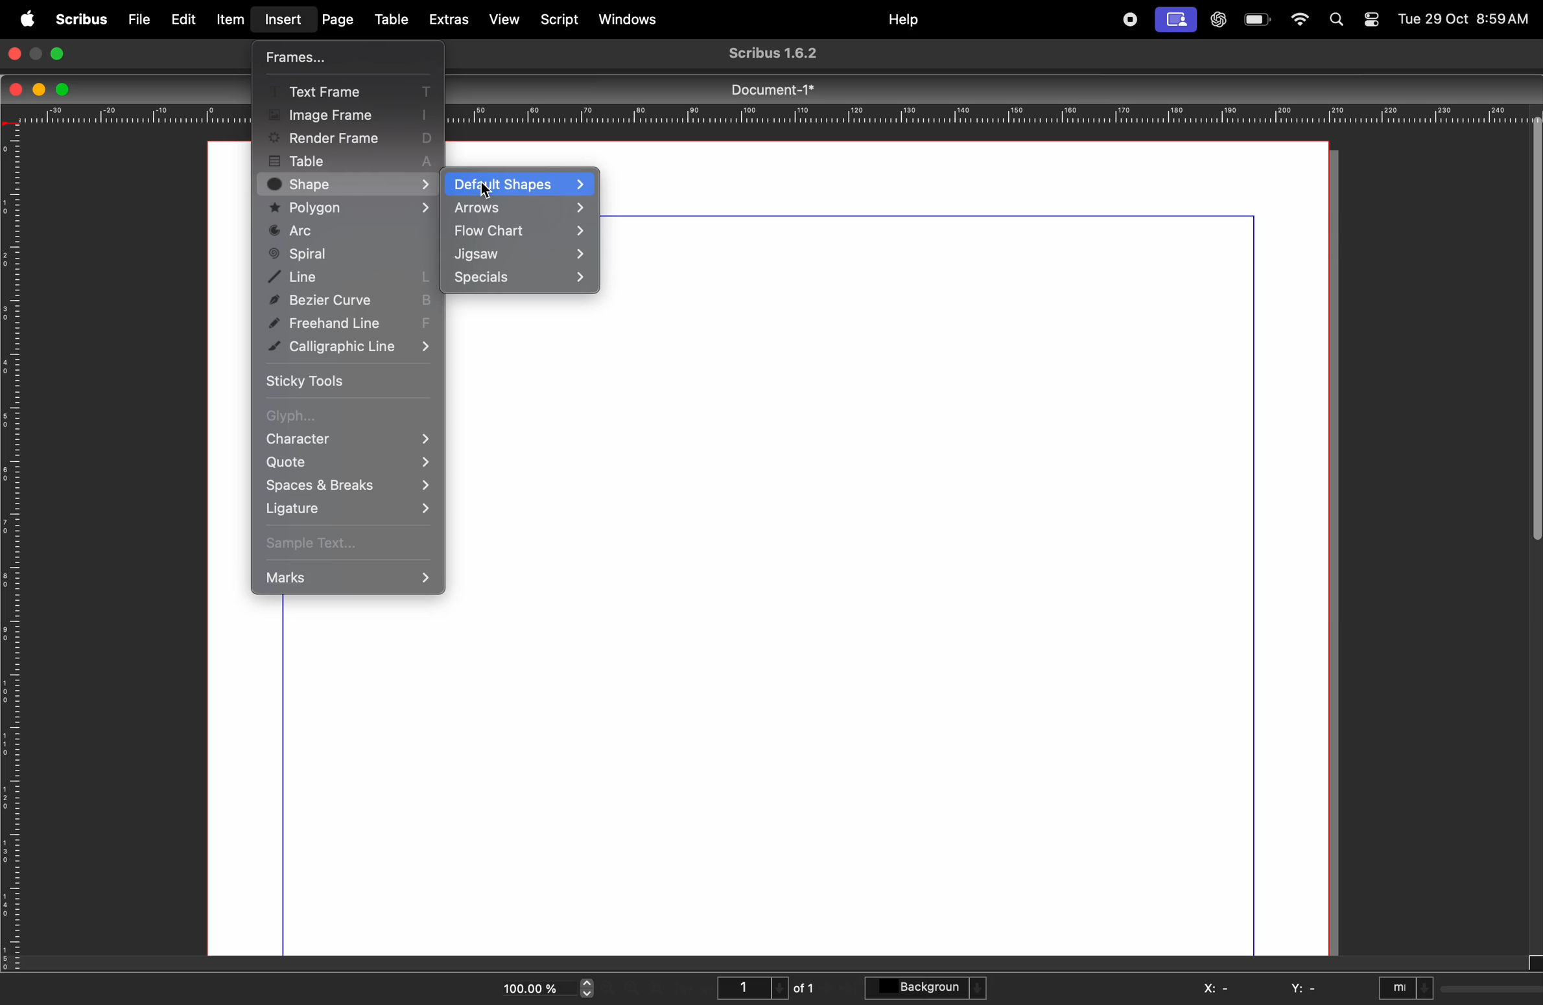  Describe the element at coordinates (343, 417) in the screenshot. I see `glyph...` at that location.